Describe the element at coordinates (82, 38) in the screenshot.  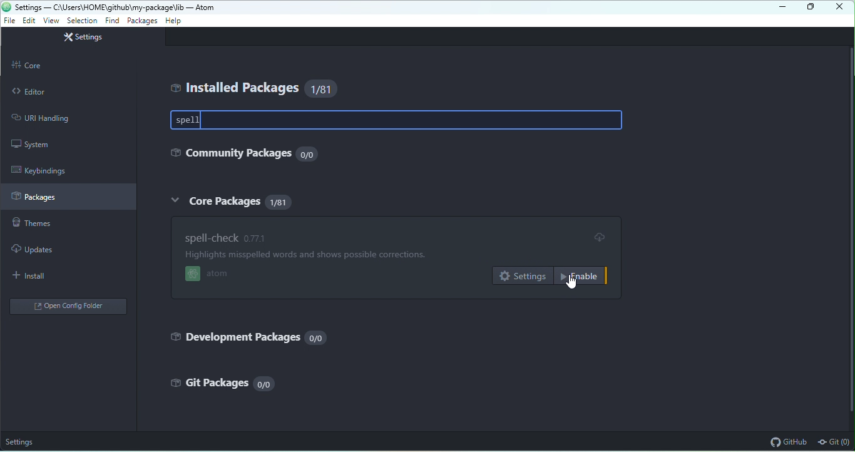
I see `settings` at that location.